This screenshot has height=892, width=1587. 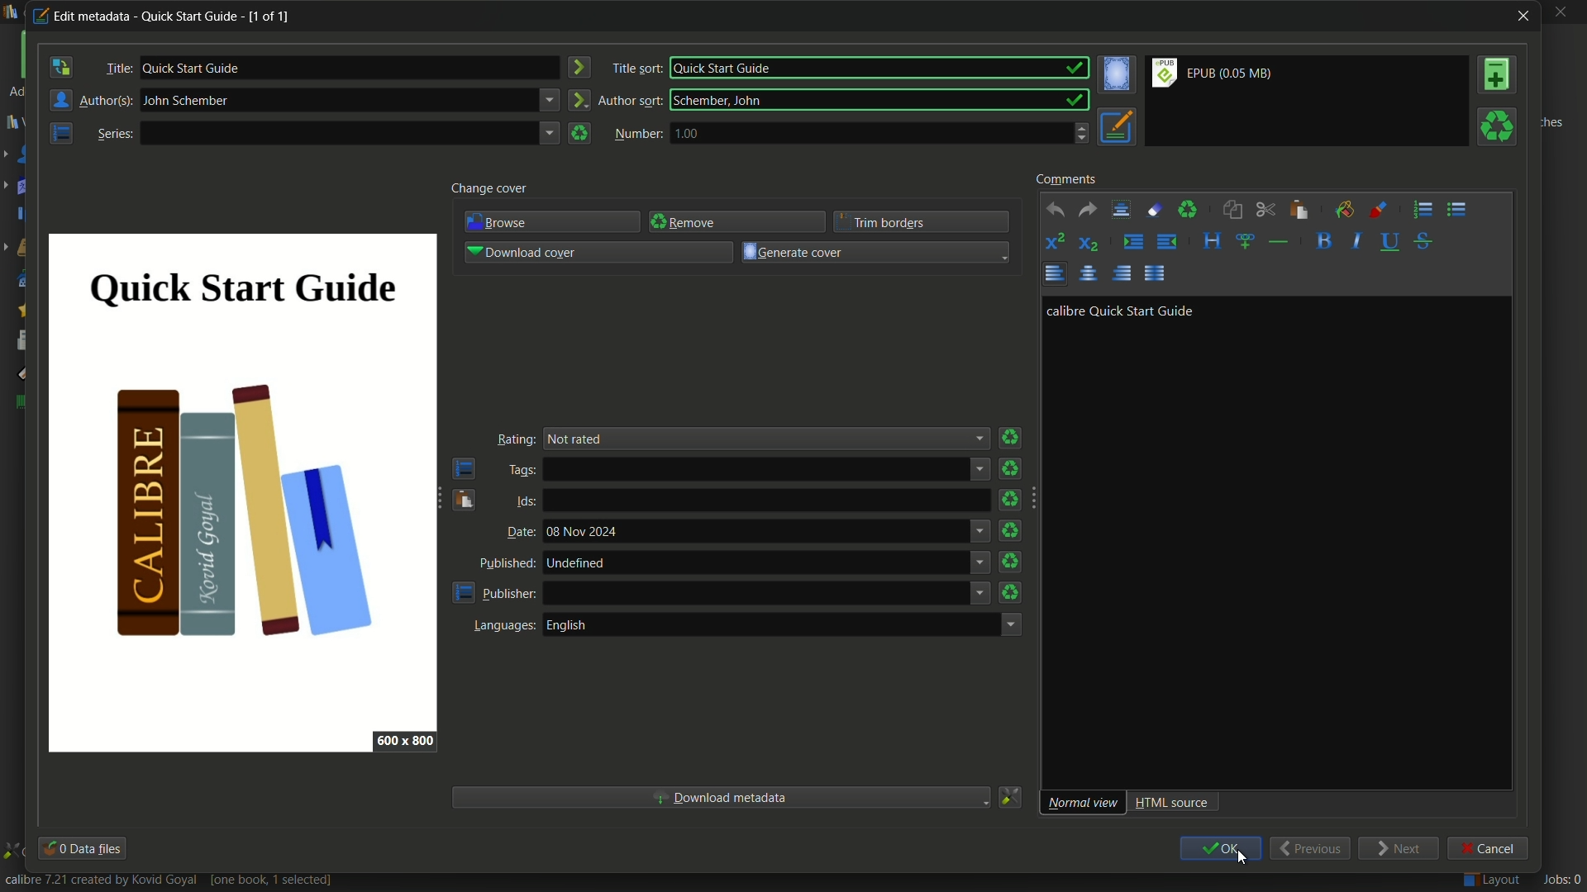 I want to click on remove, so click(x=1013, y=439).